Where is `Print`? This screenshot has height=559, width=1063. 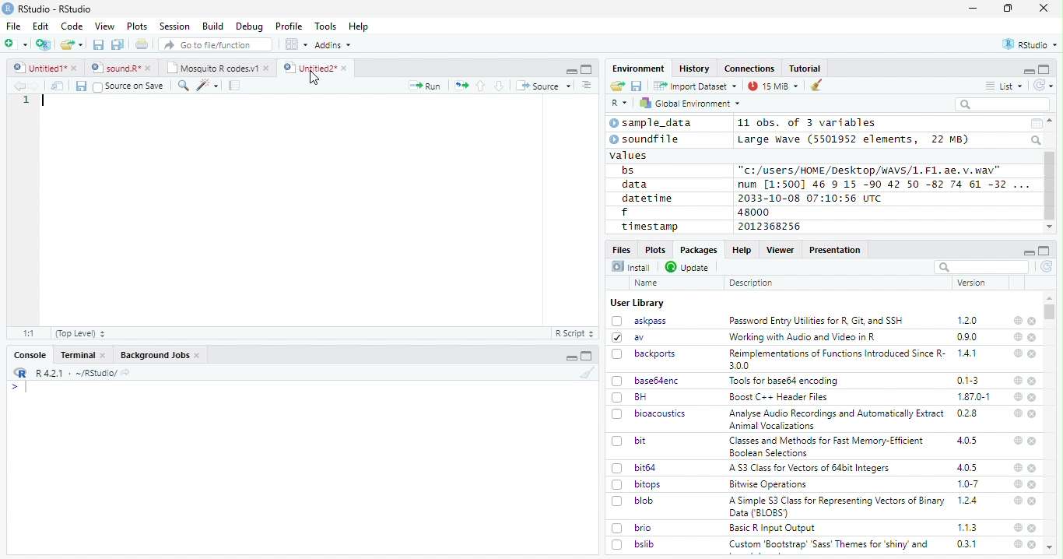
Print is located at coordinates (142, 44).